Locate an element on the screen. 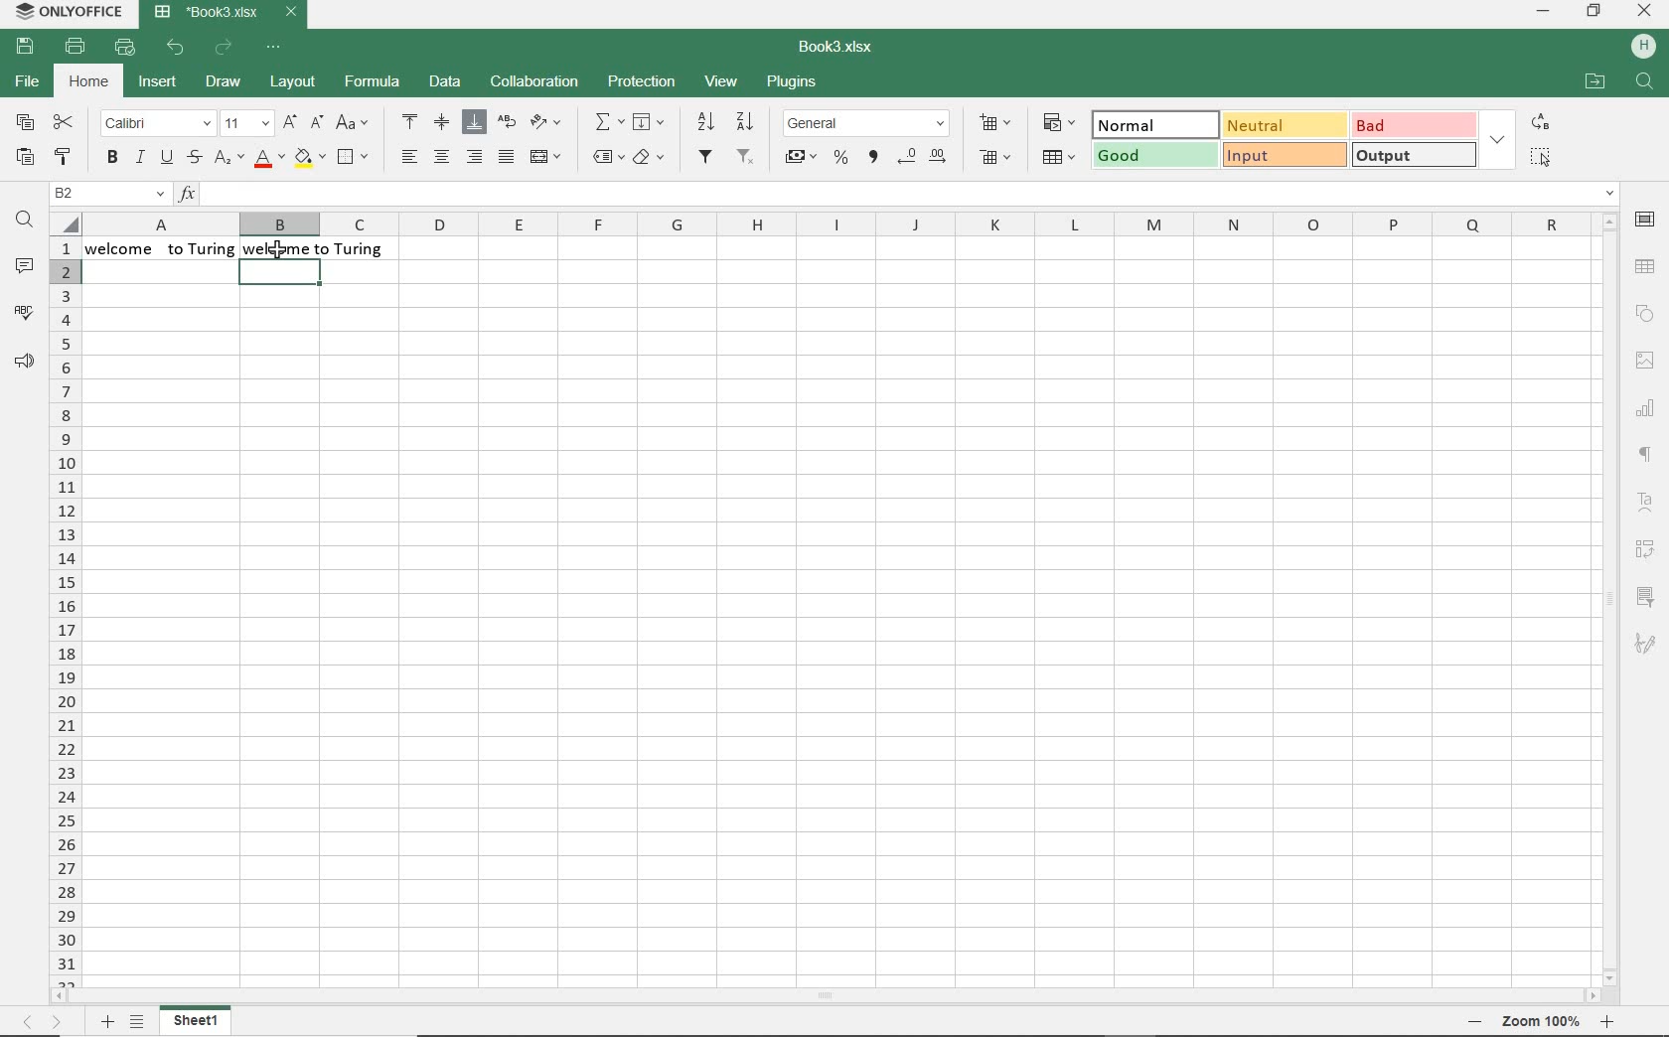 This screenshot has height=1037, width=1669. document name is located at coordinates (839, 45).